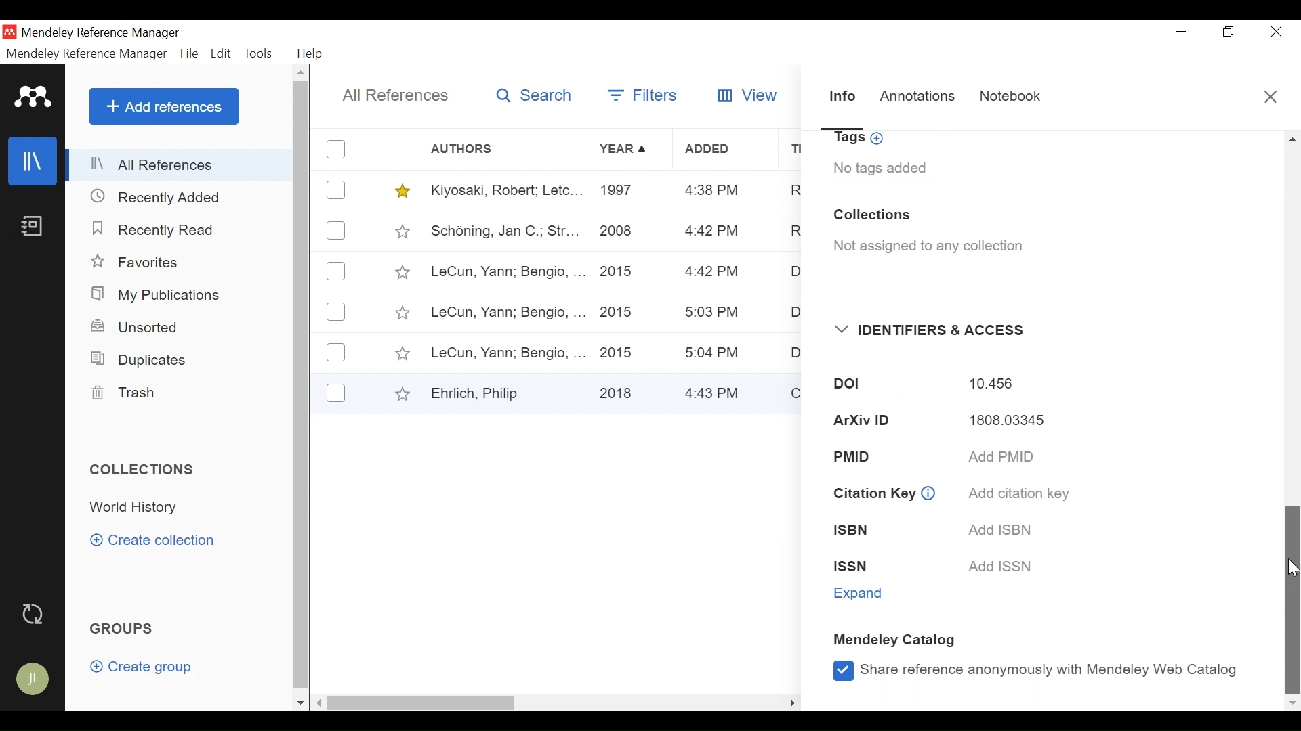 The image size is (1301, 731). I want to click on (un)select favorite, so click(400, 191).